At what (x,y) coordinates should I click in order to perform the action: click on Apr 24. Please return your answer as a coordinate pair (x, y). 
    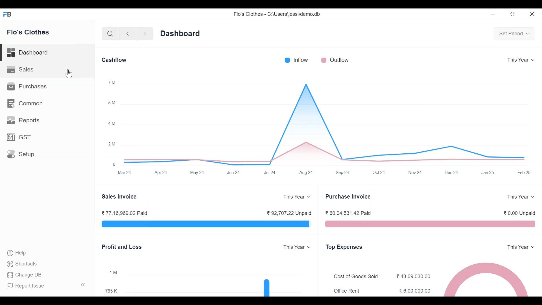
    Looking at the image, I should click on (161, 173).